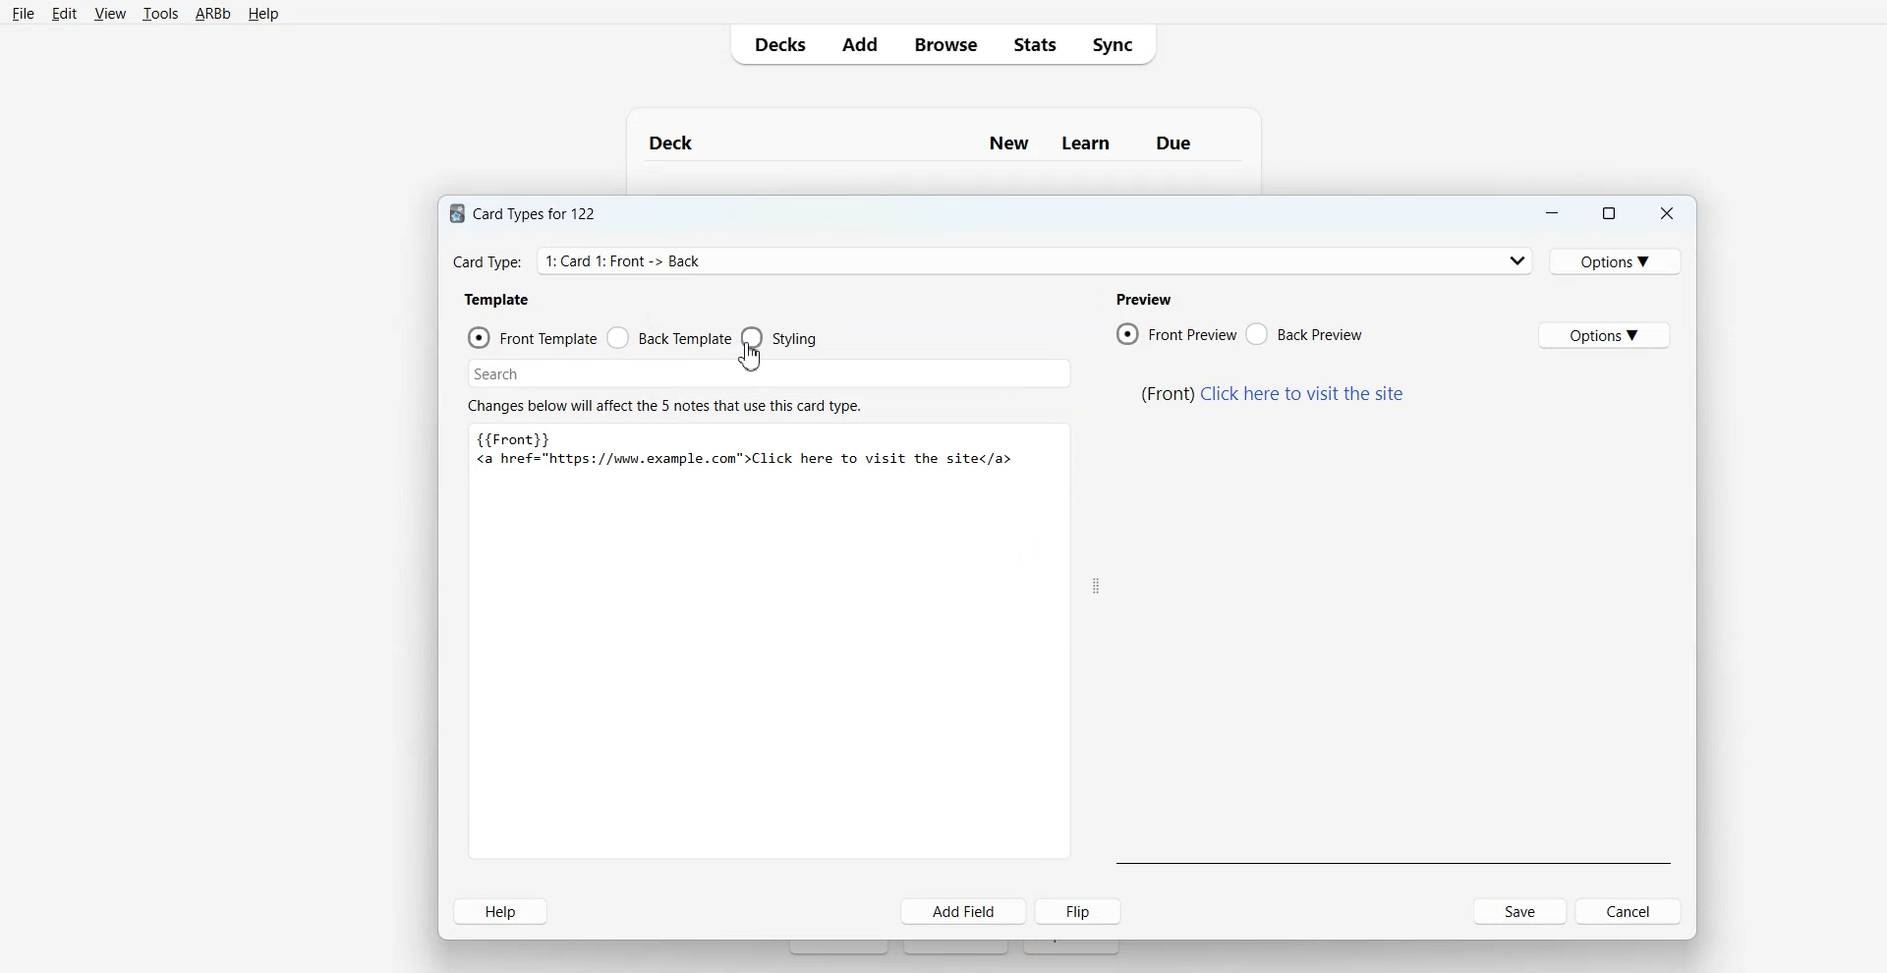 This screenshot has height=973, width=1887. I want to click on Close, so click(1667, 211).